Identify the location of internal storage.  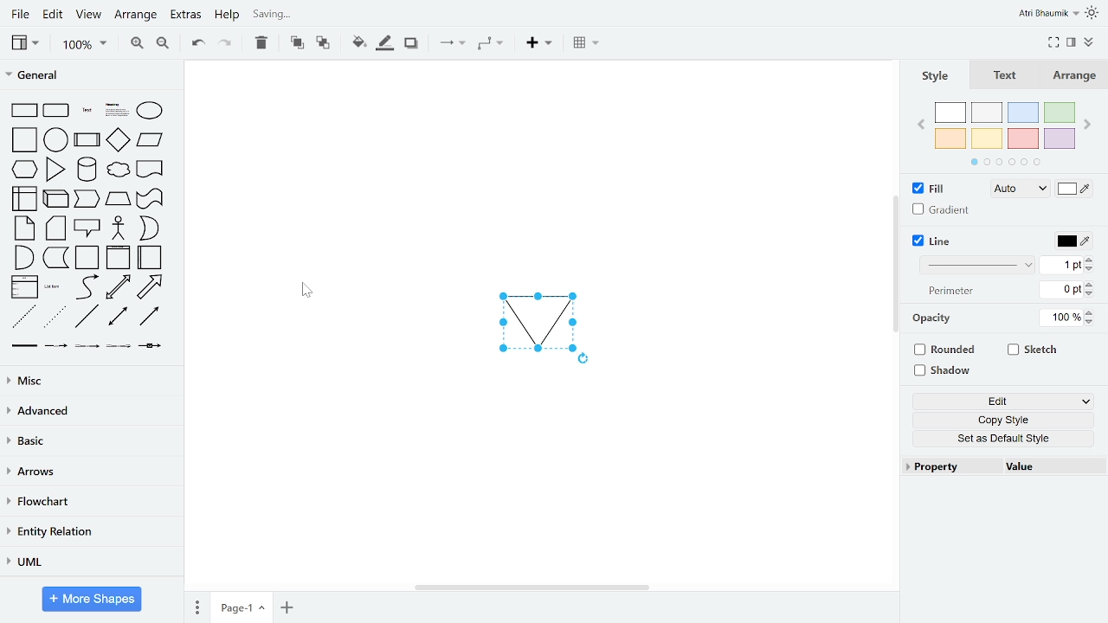
(22, 198).